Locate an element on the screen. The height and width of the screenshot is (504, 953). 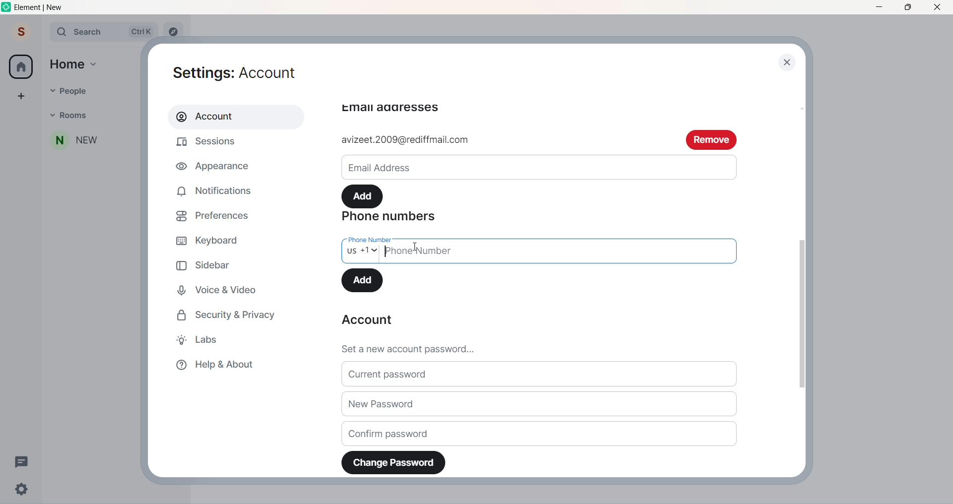
phone number is located at coordinates (367, 239).